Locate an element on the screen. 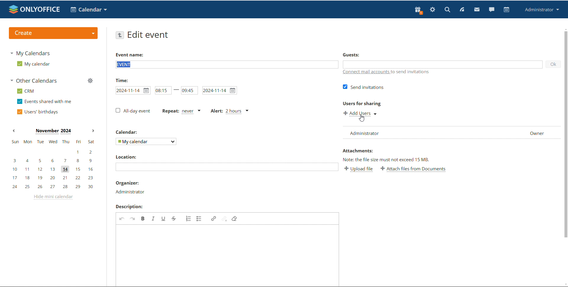  Location is located at coordinates (128, 156).